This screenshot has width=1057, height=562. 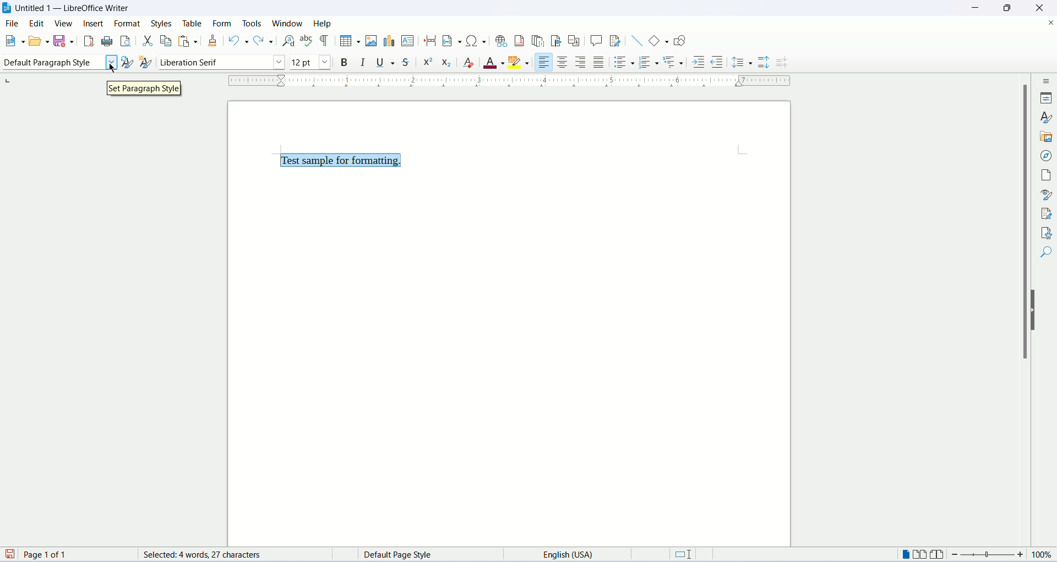 I want to click on form, so click(x=224, y=23).